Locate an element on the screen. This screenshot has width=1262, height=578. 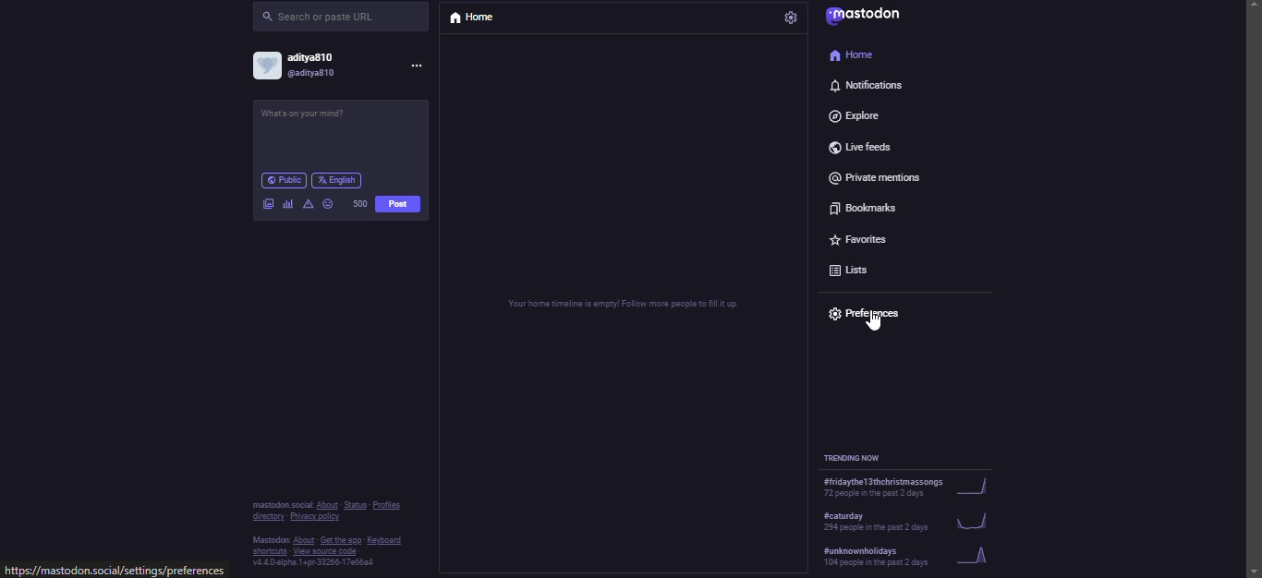
home timeline is located at coordinates (619, 302).